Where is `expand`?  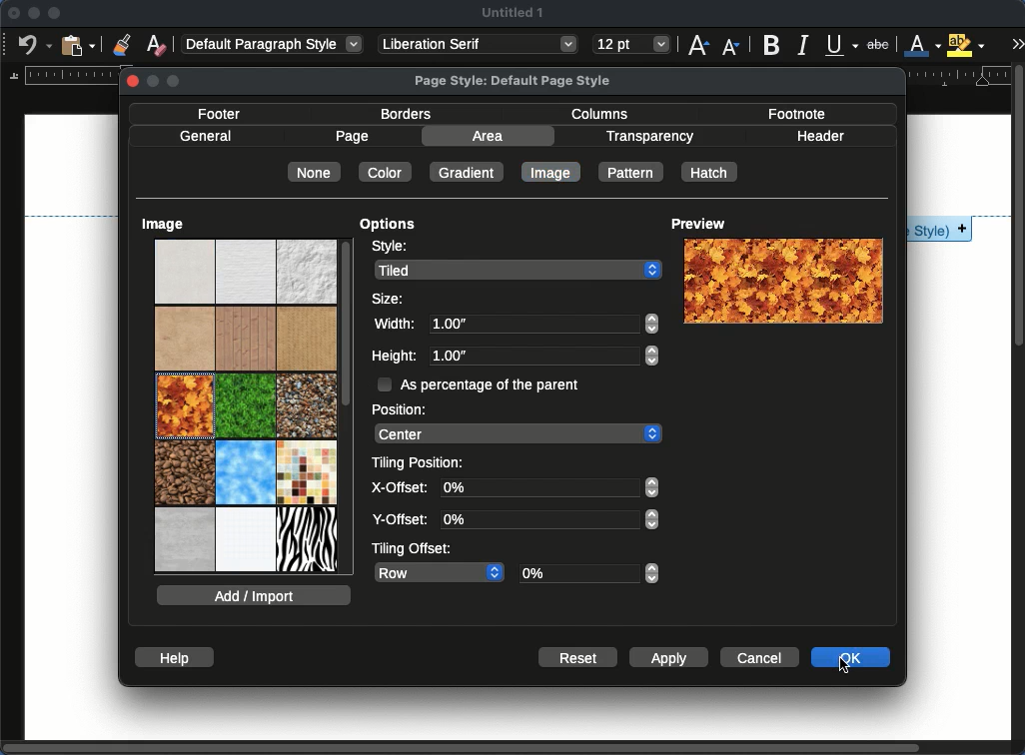
expand is located at coordinates (1017, 45).